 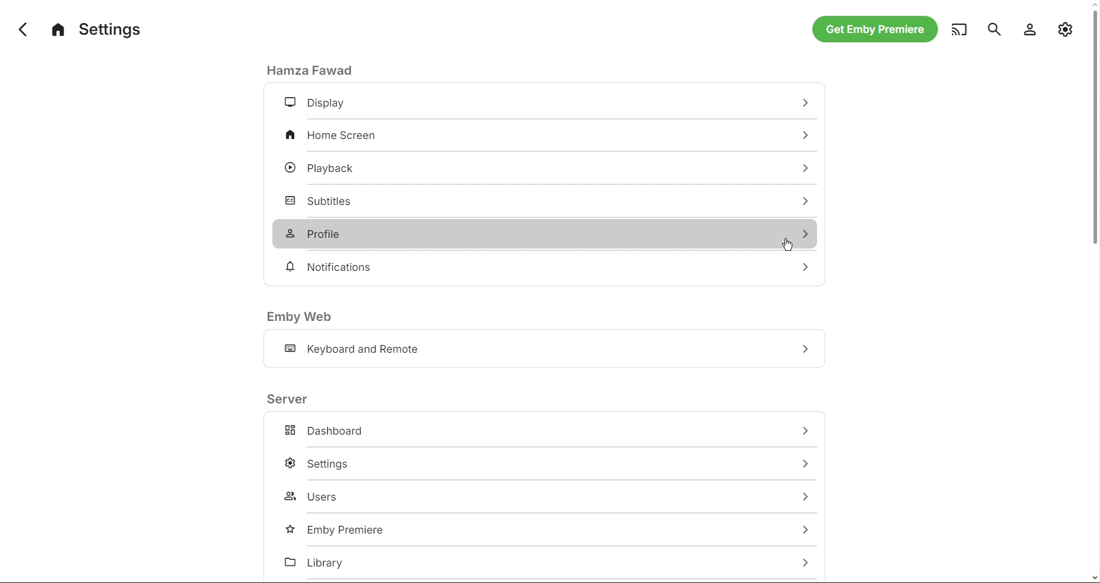 What do you see at coordinates (786, 244) in the screenshot?
I see `Cursor` at bounding box center [786, 244].